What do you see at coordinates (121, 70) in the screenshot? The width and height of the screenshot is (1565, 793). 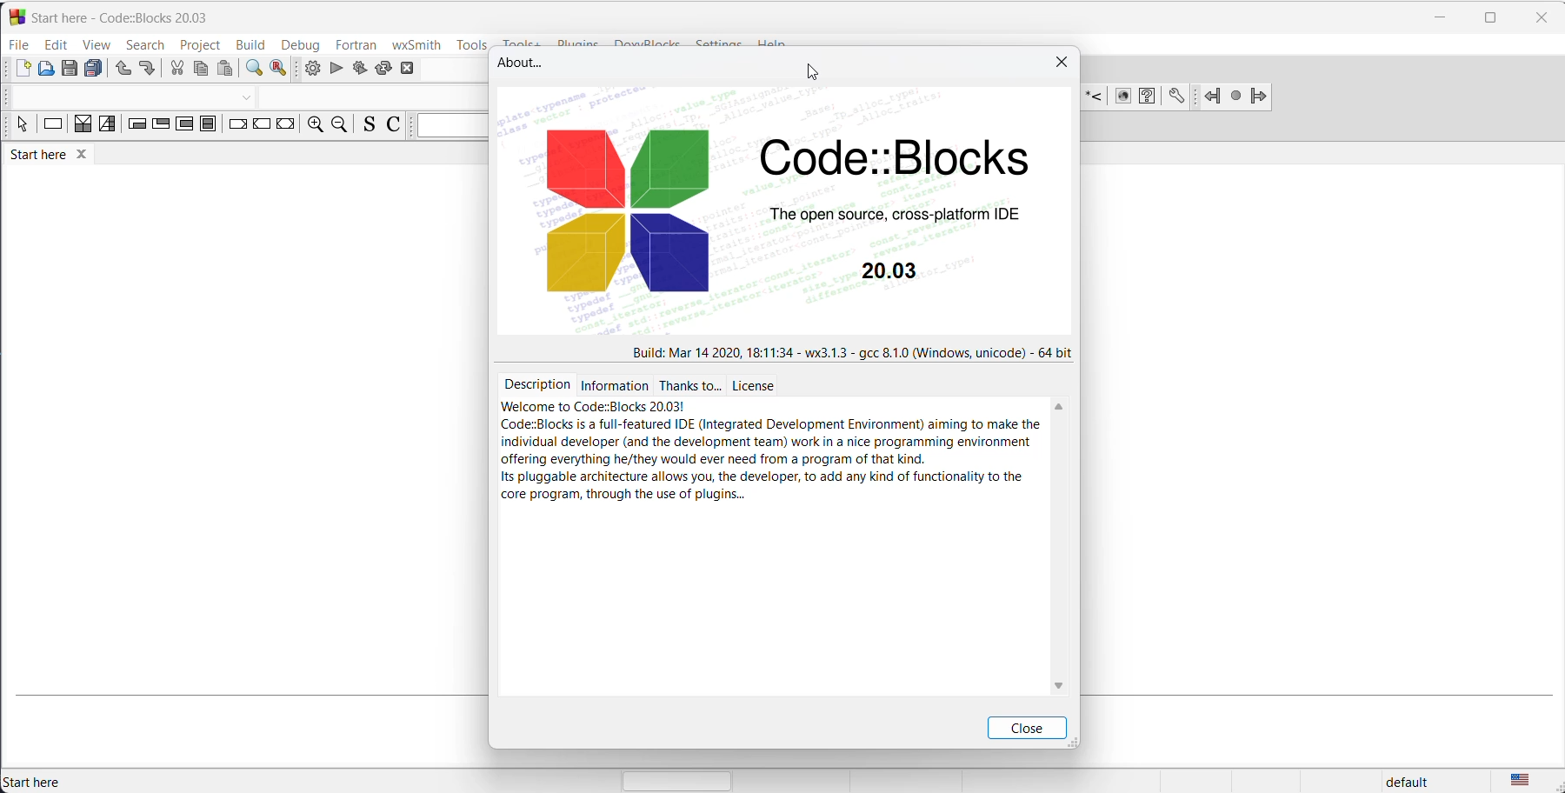 I see `undo` at bounding box center [121, 70].